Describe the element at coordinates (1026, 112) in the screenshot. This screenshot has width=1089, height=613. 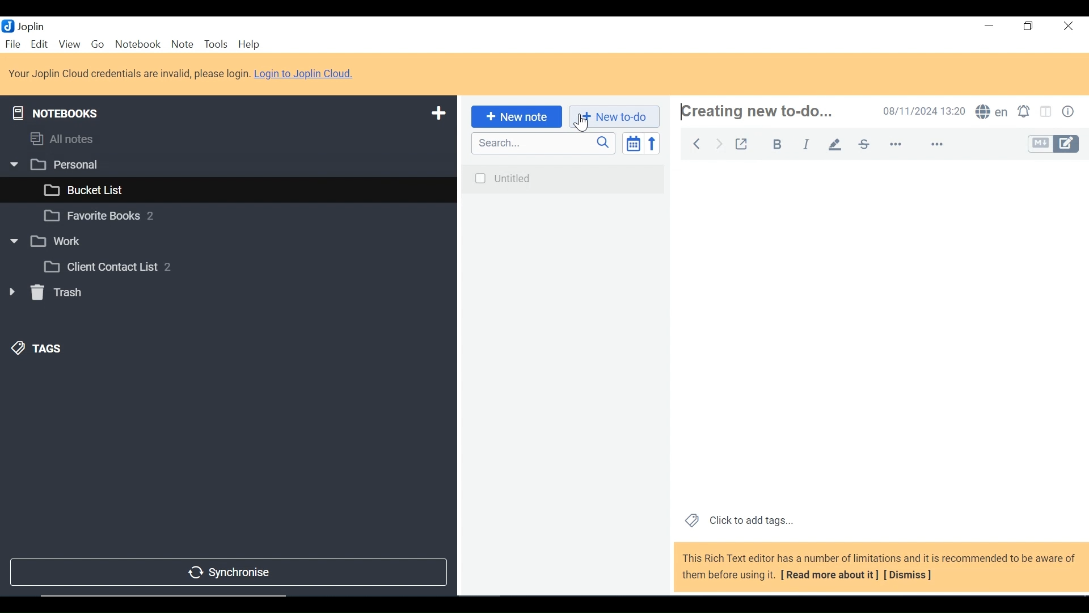
I see `Set alarm` at that location.